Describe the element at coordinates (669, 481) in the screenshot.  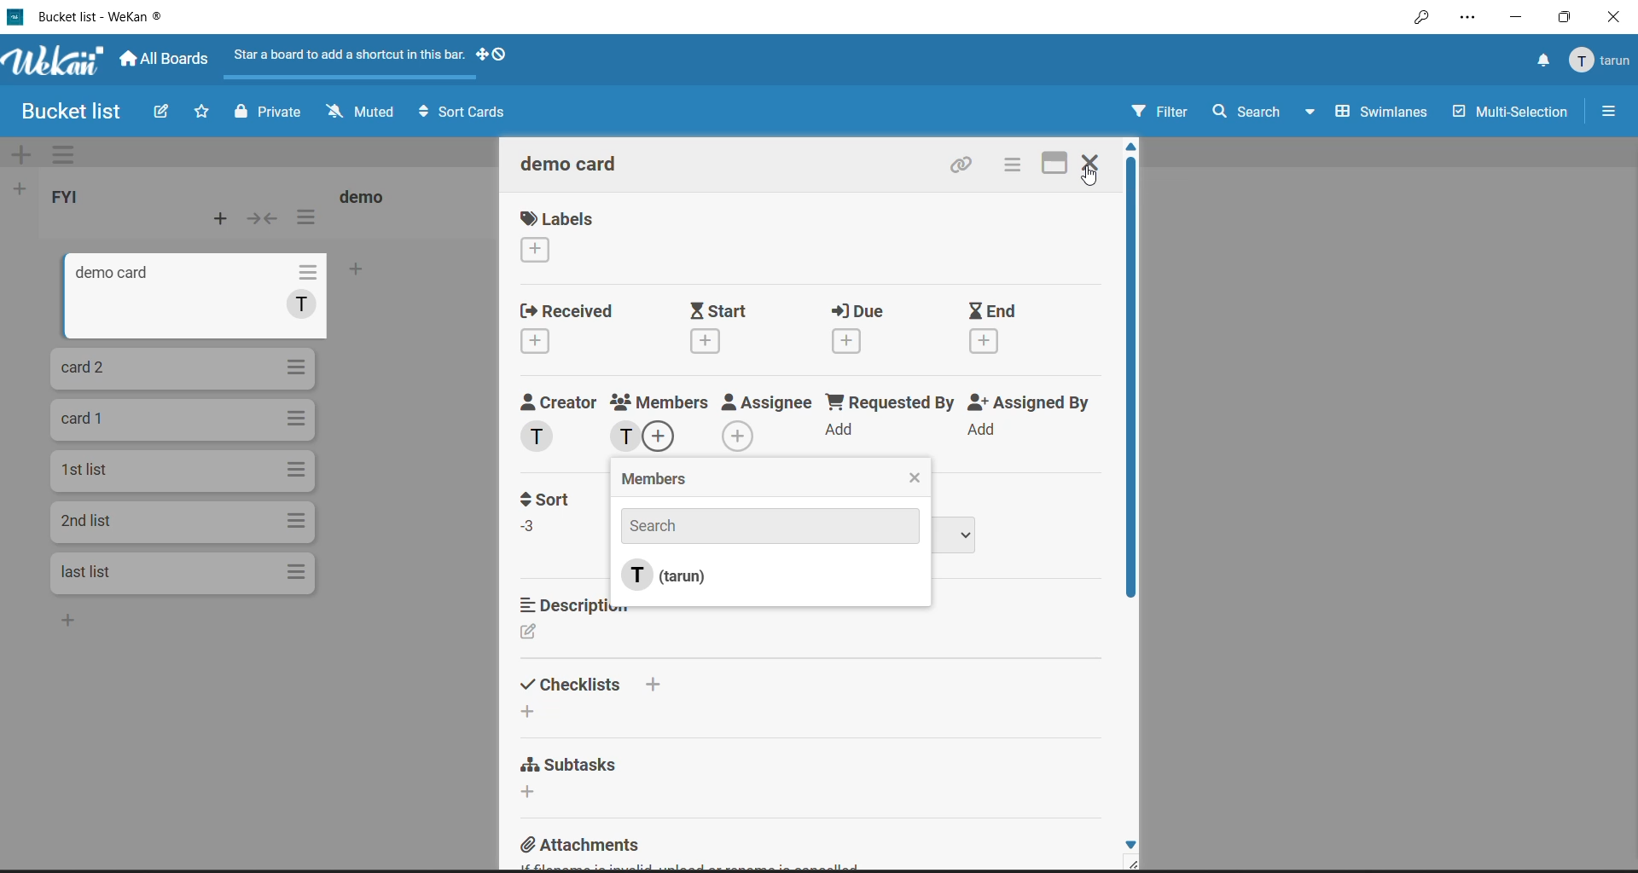
I see `members` at that location.